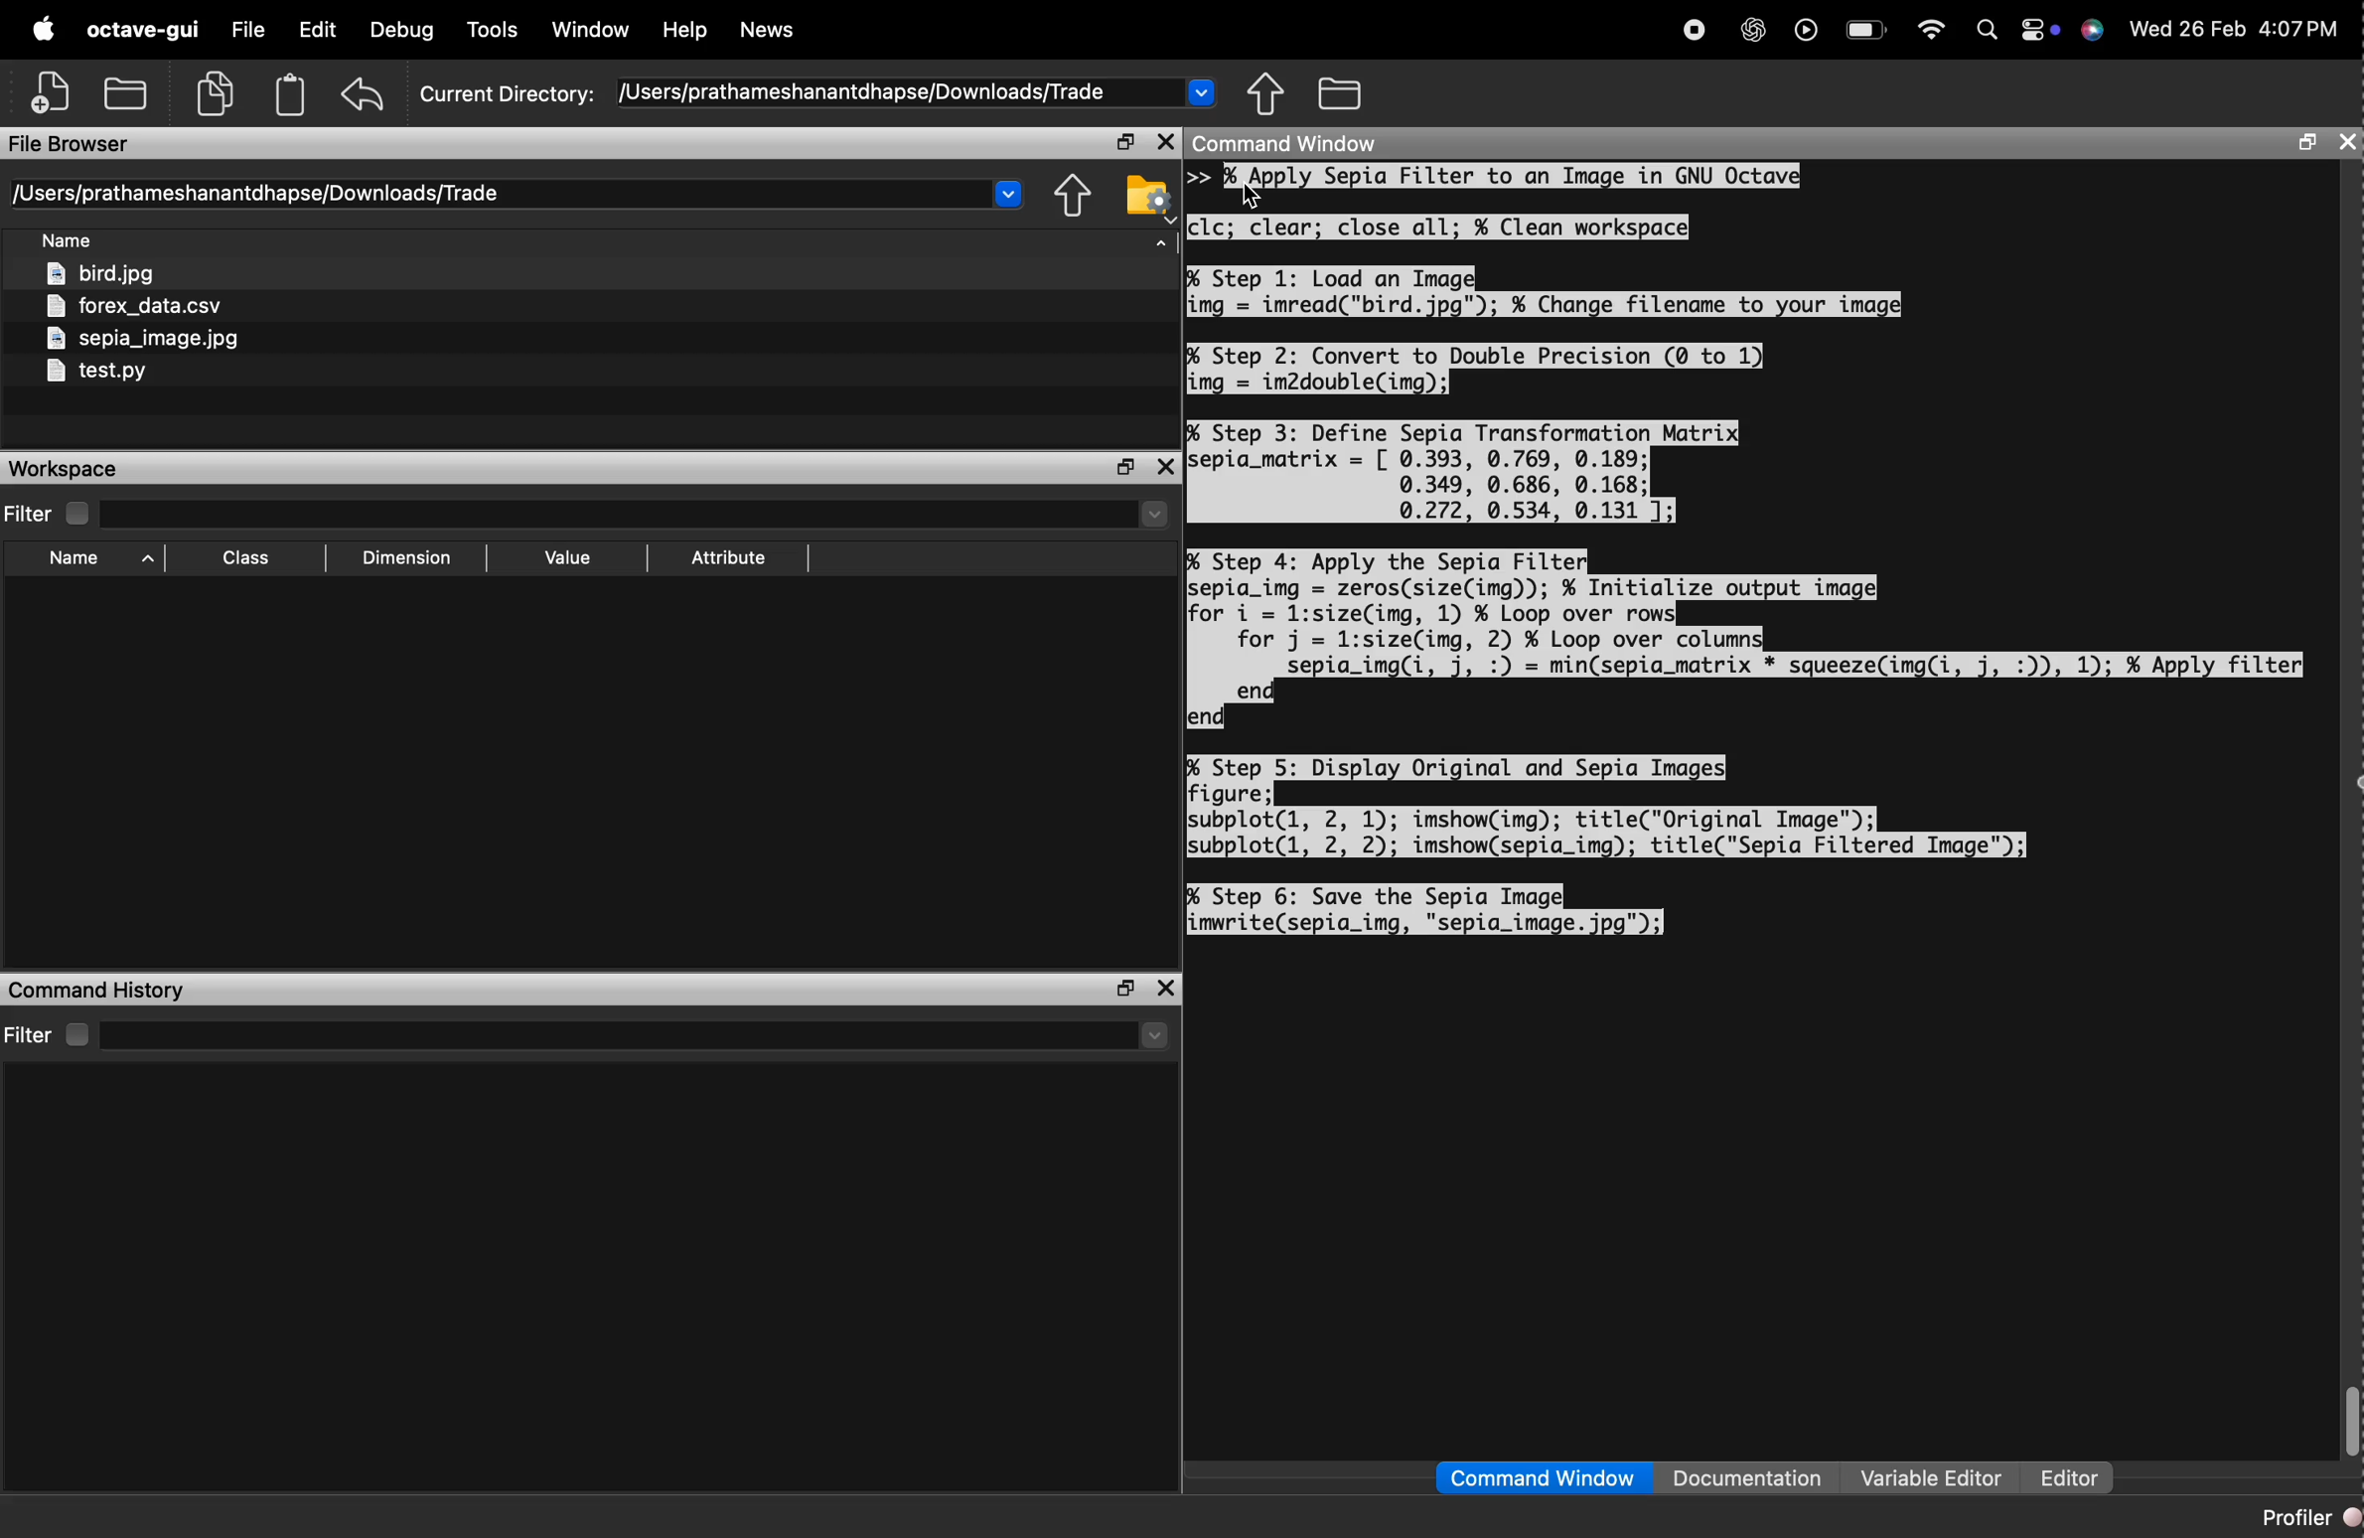 The image size is (2364, 1538). I want to click on open in separate window, so click(1124, 141).